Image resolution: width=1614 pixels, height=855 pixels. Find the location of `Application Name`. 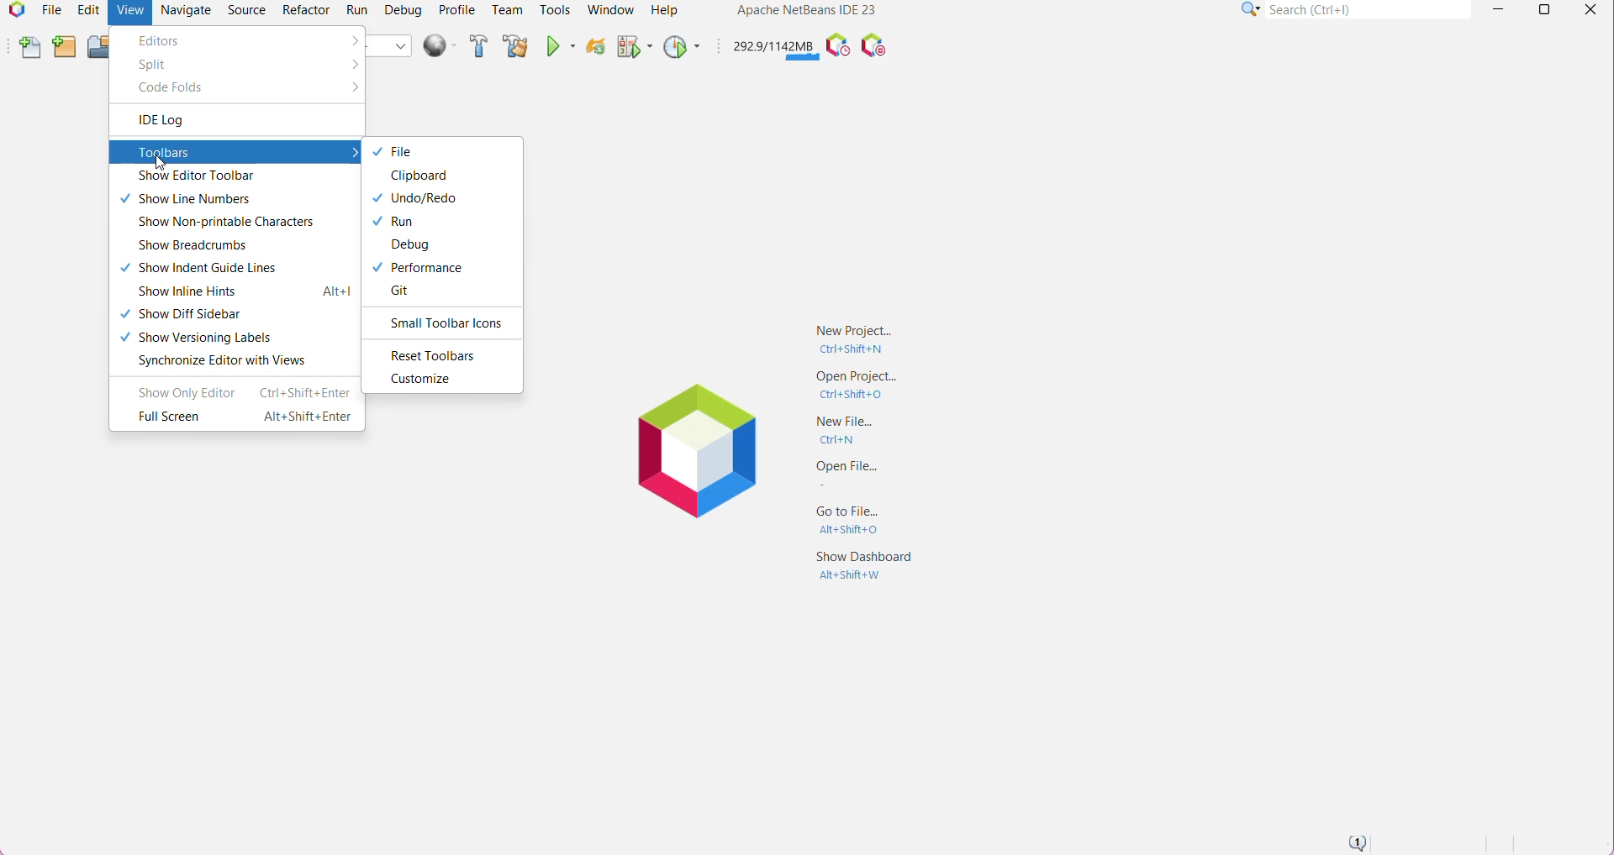

Application Name is located at coordinates (805, 10).